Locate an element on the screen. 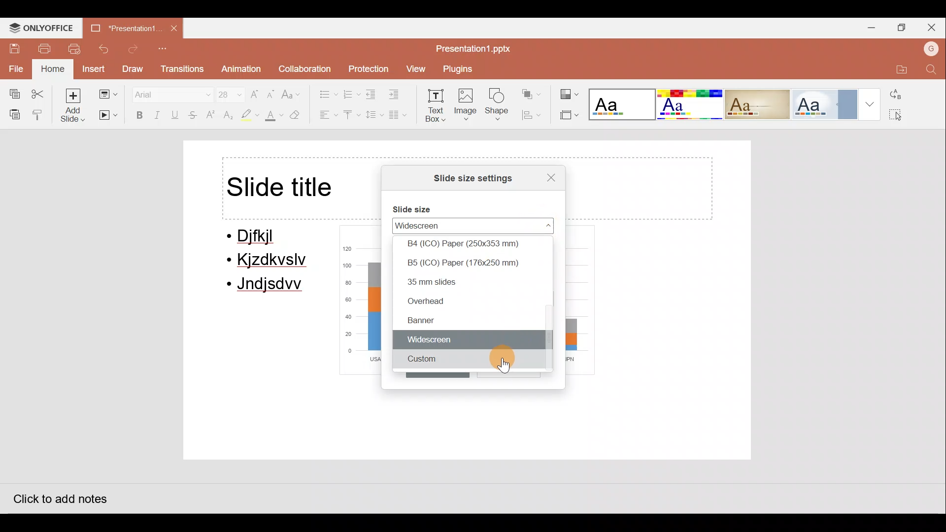 Image resolution: width=946 pixels, height=532 pixels. ONLYOFFICE is located at coordinates (42, 27).